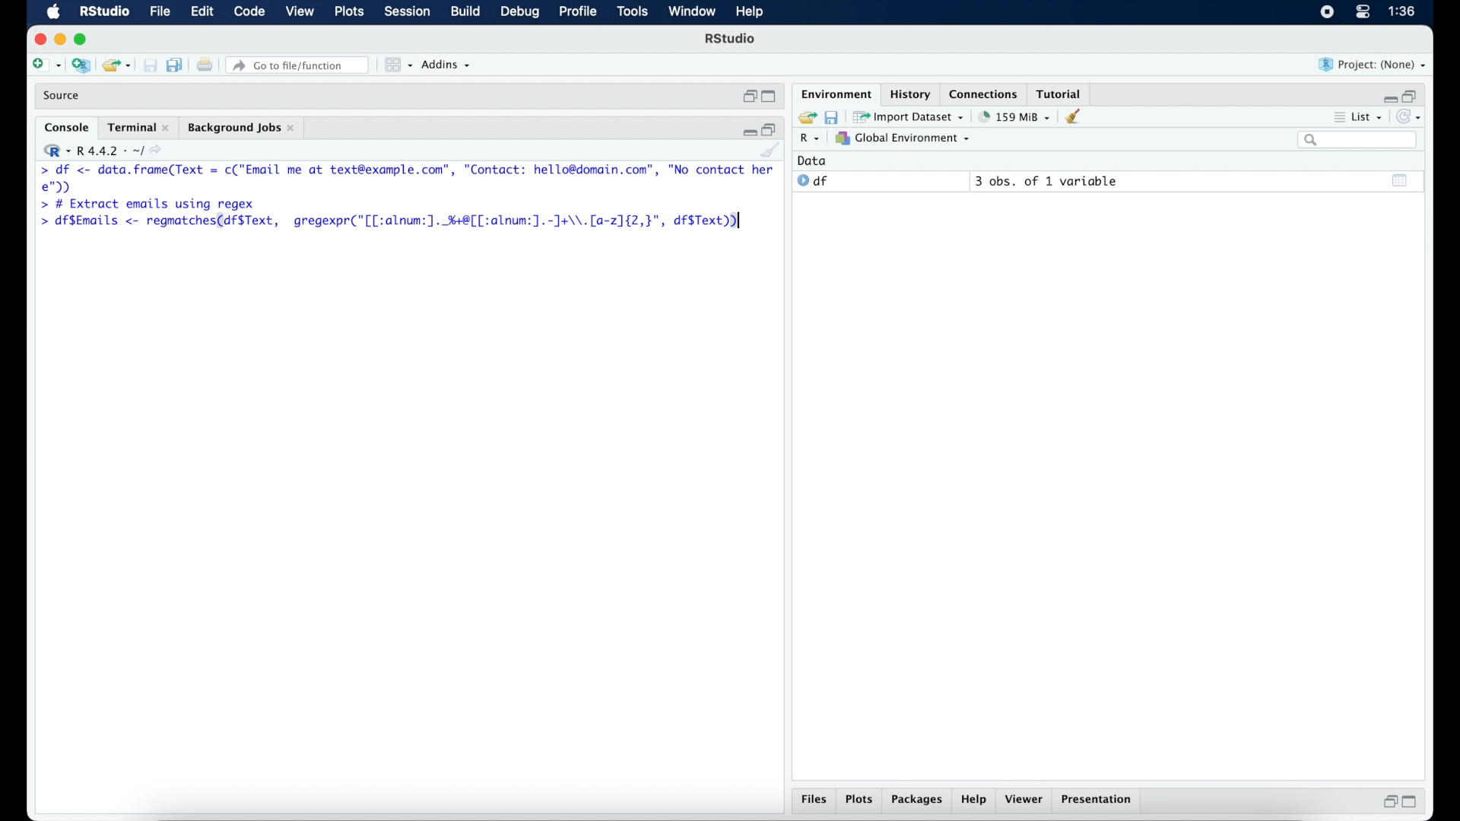 The width and height of the screenshot is (1460, 821). Describe the element at coordinates (1416, 96) in the screenshot. I see `restore down` at that location.